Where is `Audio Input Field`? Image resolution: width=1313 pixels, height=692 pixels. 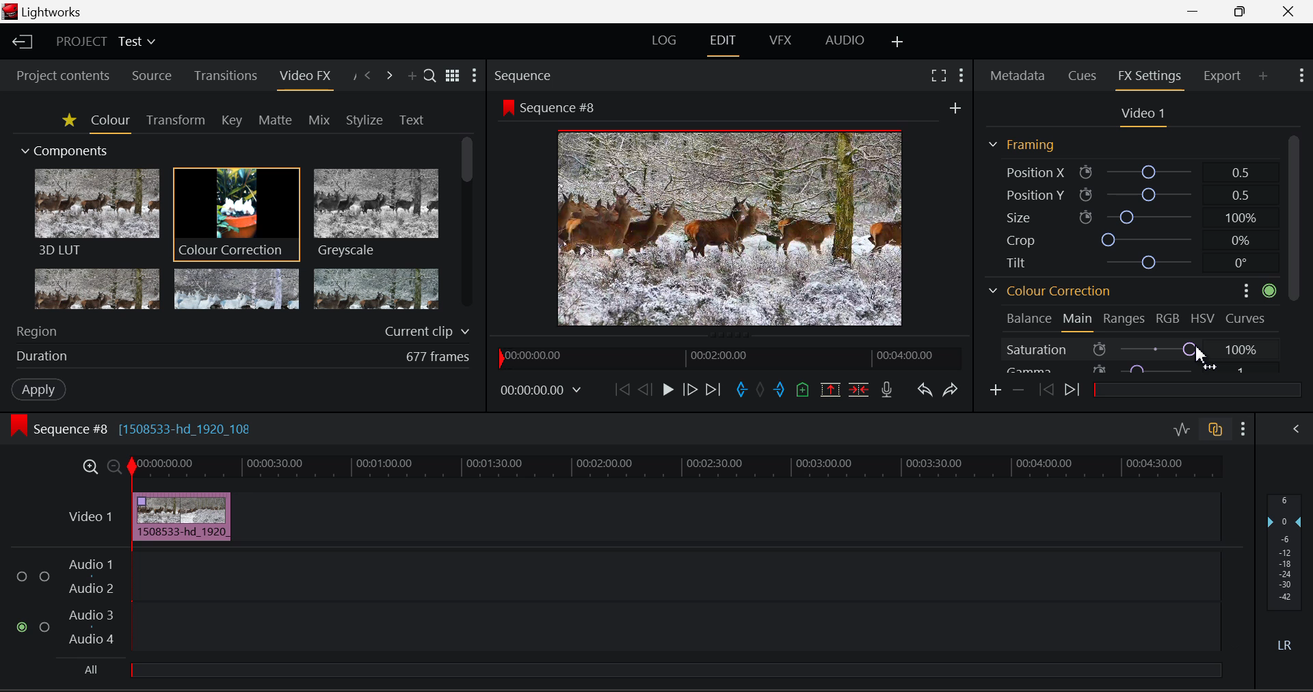
Audio Input Field is located at coordinates (674, 628).